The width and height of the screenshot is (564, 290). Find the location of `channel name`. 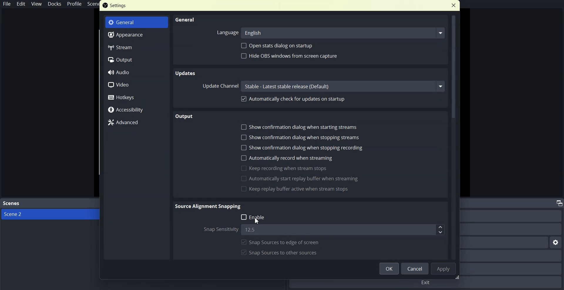

channel name is located at coordinates (344, 86).